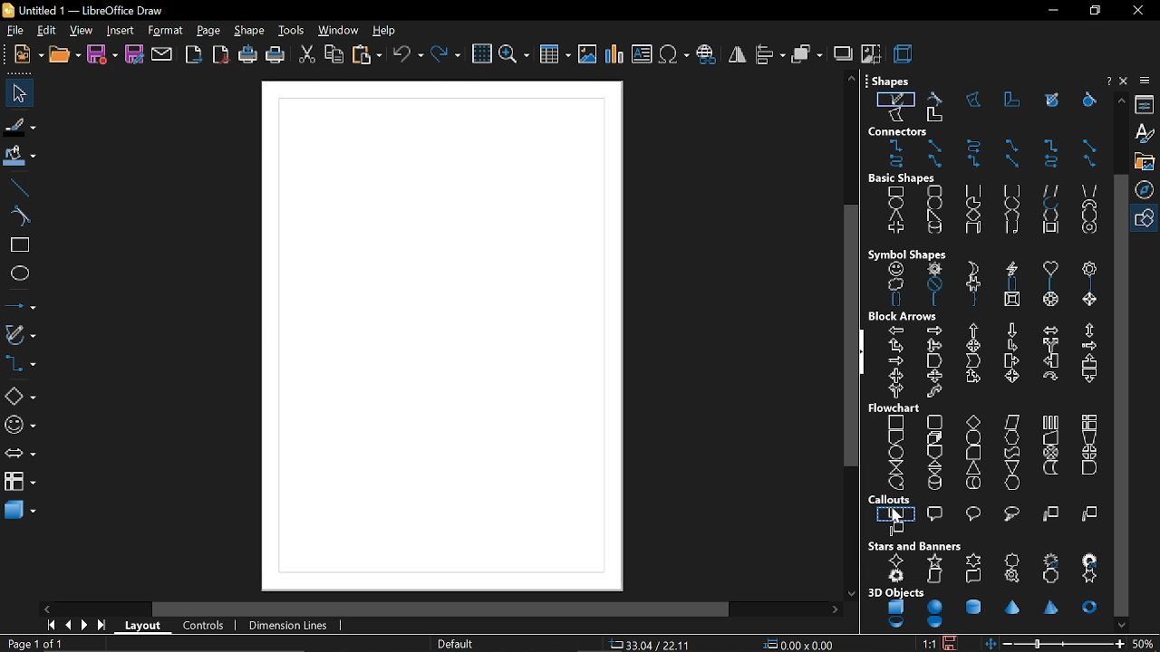 The width and height of the screenshot is (1160, 652). What do you see at coordinates (1146, 135) in the screenshot?
I see `styles` at bounding box center [1146, 135].